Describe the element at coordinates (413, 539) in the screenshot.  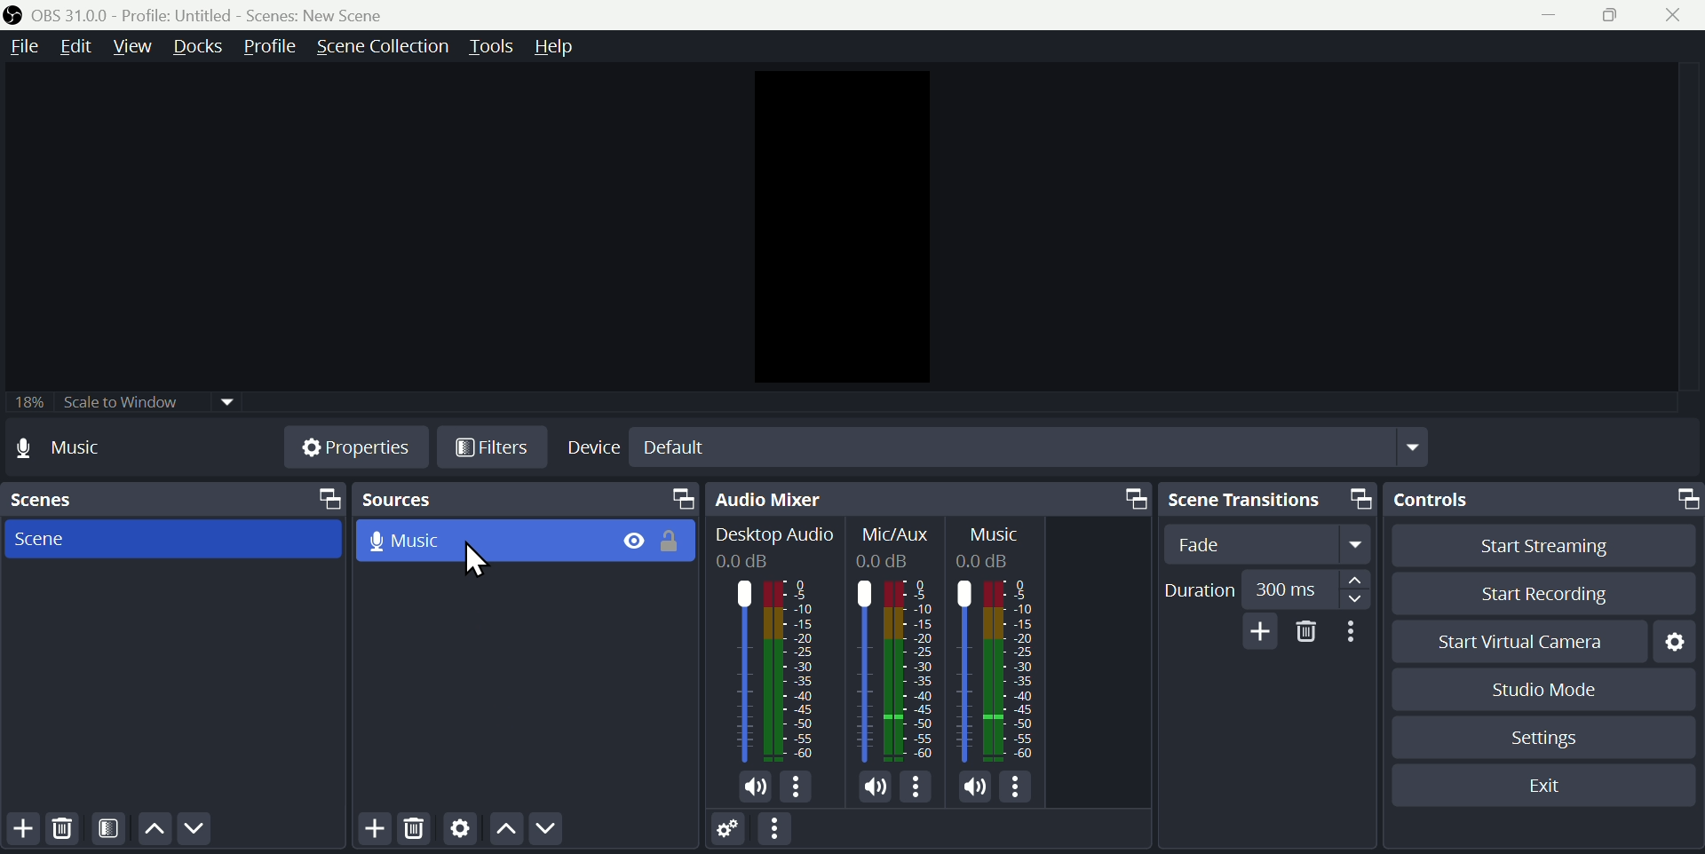
I see `Music` at that location.